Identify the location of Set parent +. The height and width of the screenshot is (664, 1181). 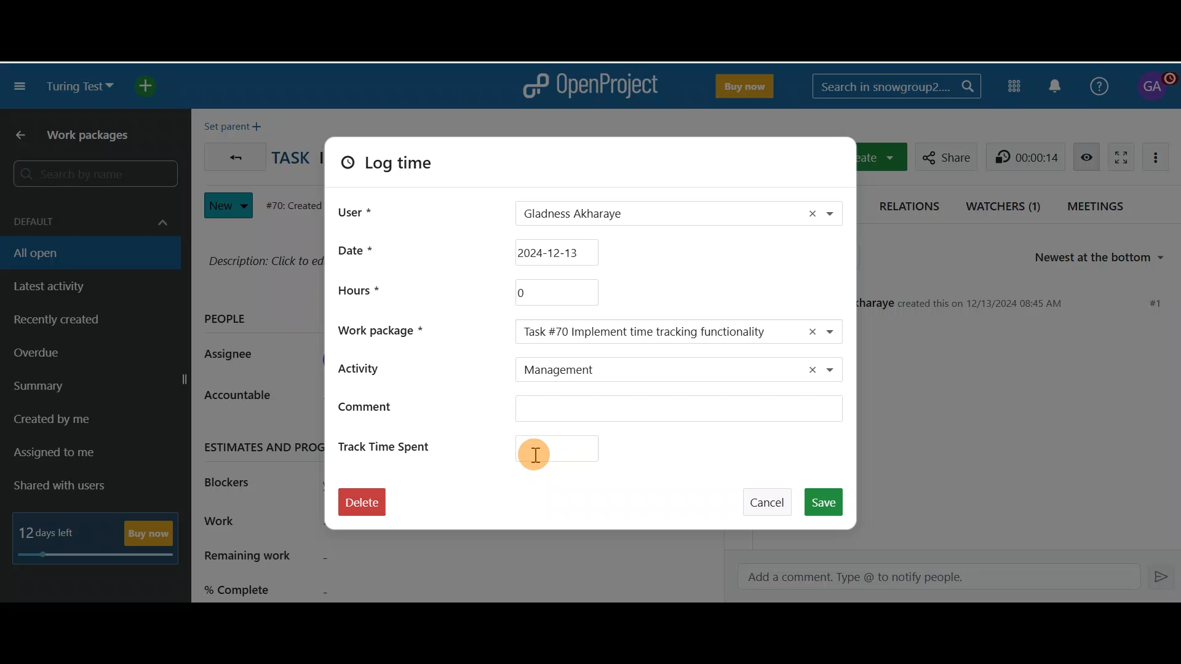
(236, 124).